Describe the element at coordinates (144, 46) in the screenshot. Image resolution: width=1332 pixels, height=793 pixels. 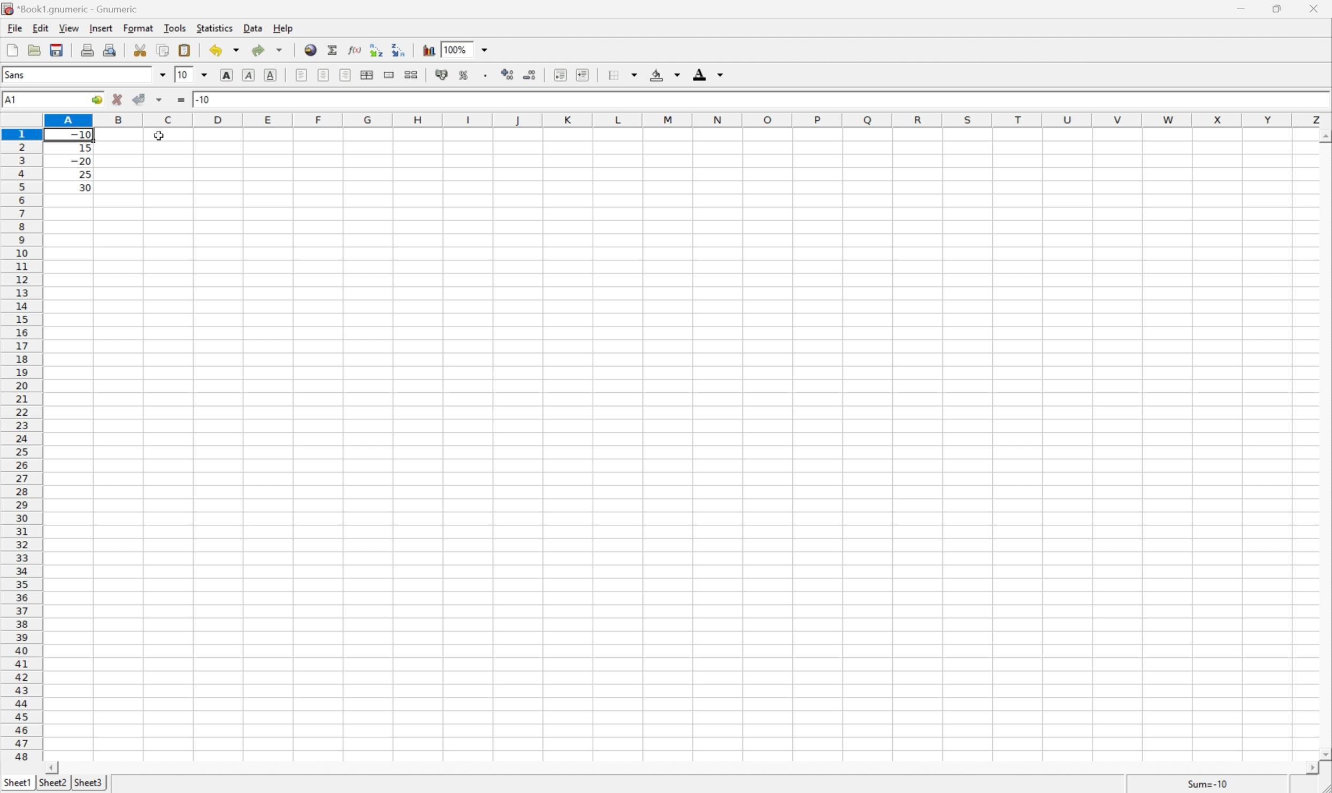
I see `Copy the selection` at that location.